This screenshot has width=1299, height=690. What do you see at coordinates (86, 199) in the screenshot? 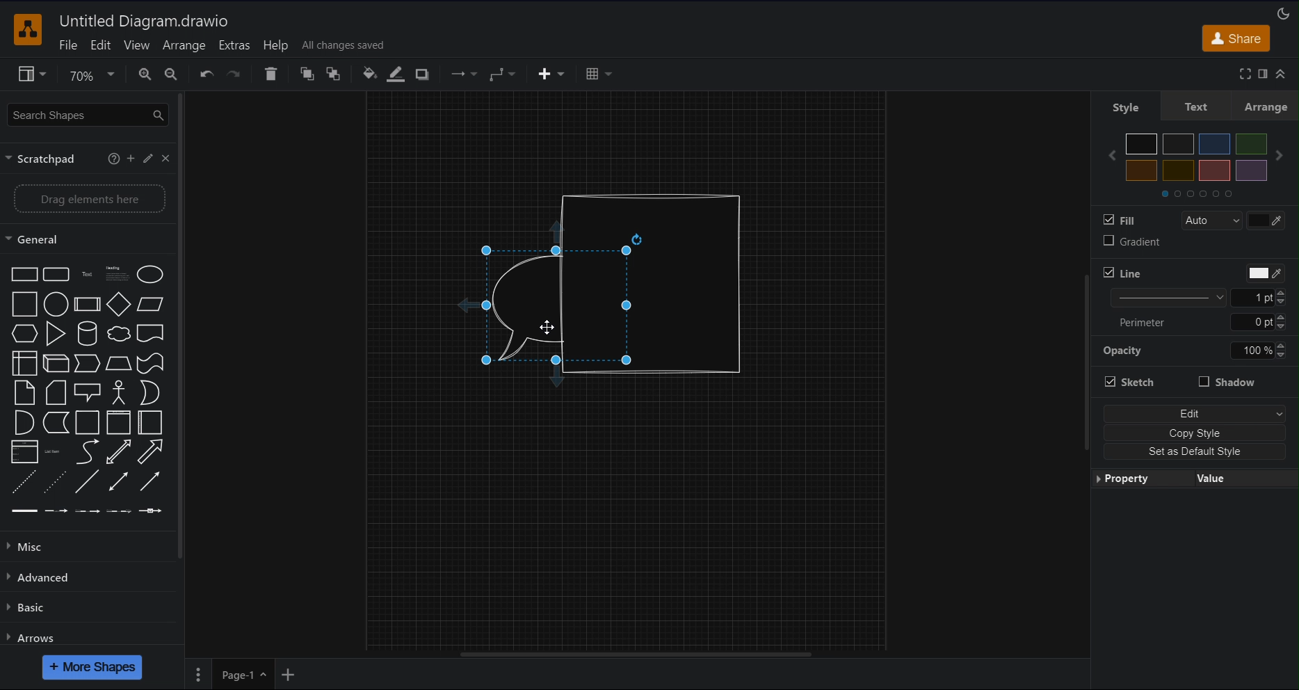
I see `Drag elements here` at bounding box center [86, 199].